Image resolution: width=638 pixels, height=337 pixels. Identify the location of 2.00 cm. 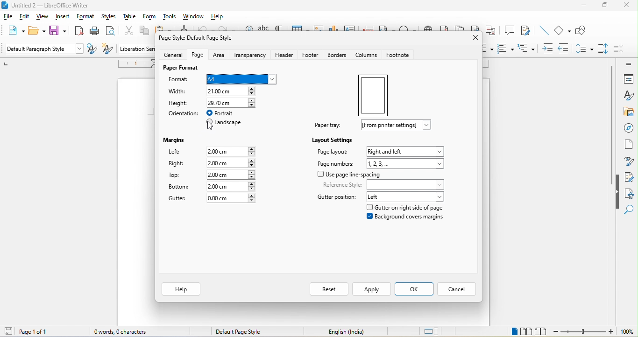
(232, 162).